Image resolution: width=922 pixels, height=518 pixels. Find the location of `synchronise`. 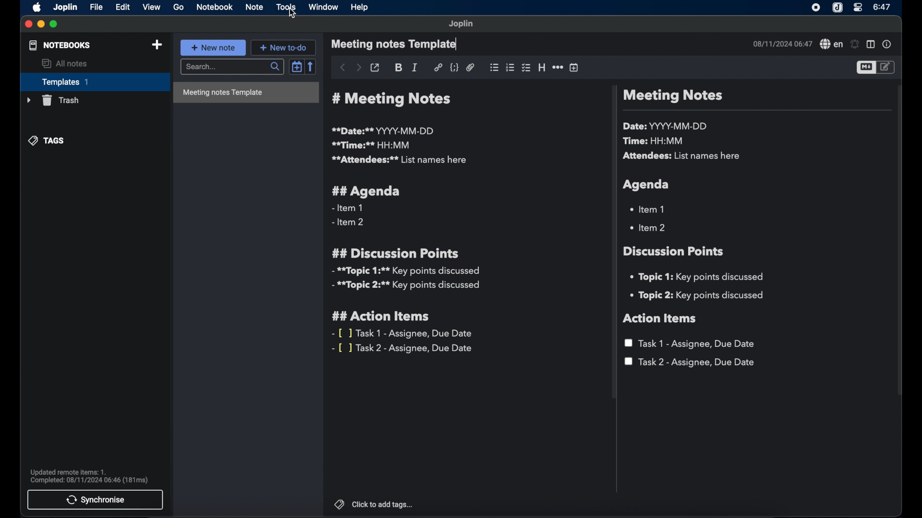

synchronise is located at coordinates (96, 500).